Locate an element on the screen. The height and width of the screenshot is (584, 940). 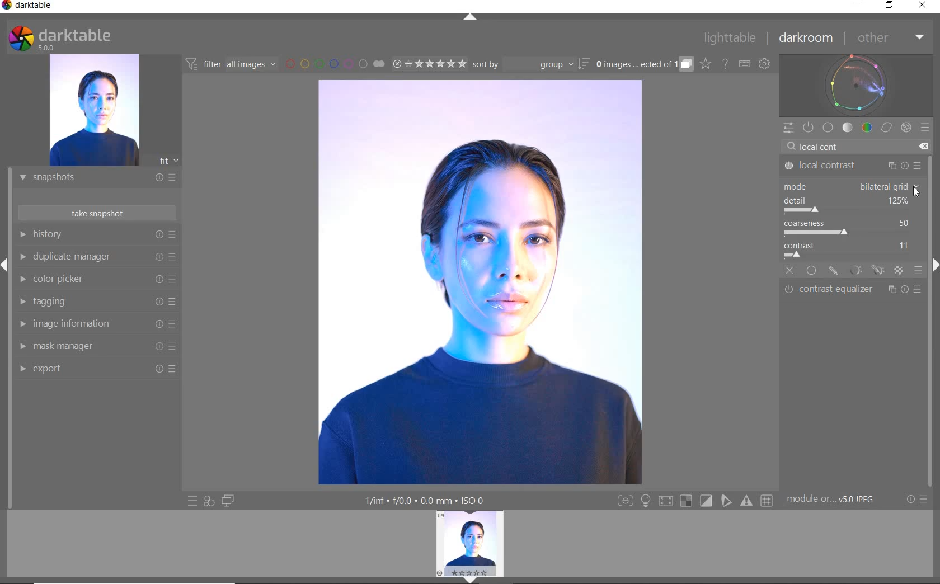
BLENDING OPTIONS is located at coordinates (919, 271).